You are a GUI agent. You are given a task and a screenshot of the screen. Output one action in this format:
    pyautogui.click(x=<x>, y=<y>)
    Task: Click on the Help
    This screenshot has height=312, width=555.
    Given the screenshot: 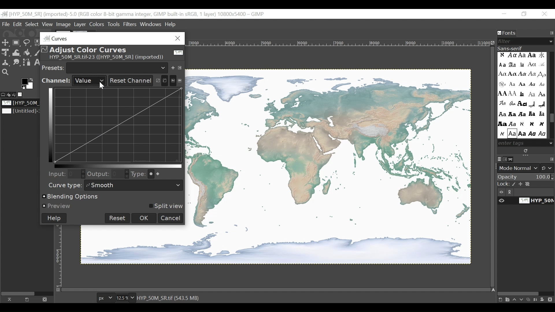 What is the action you would take?
    pyautogui.click(x=171, y=25)
    